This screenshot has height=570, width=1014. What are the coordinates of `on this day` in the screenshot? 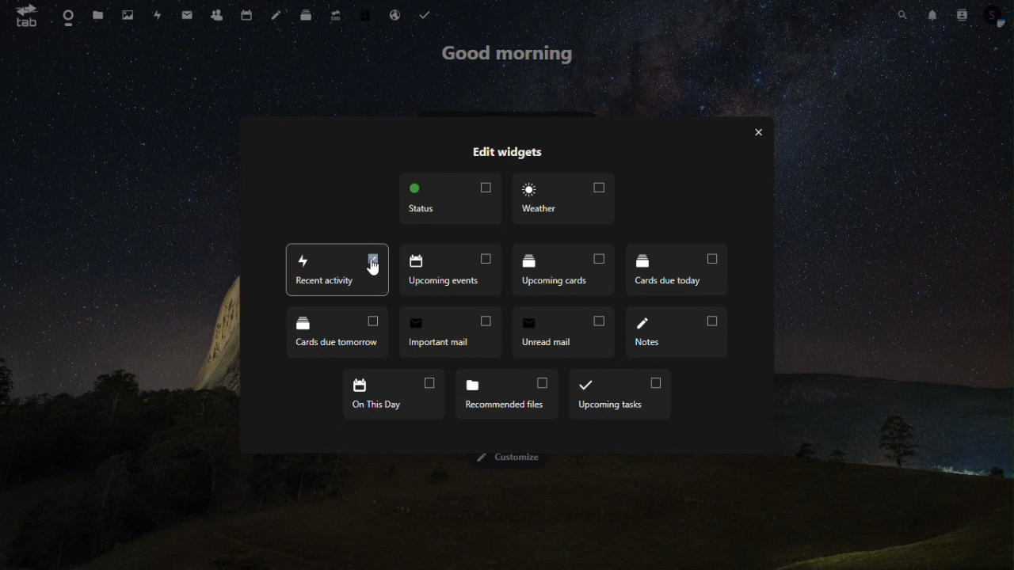 It's located at (392, 391).